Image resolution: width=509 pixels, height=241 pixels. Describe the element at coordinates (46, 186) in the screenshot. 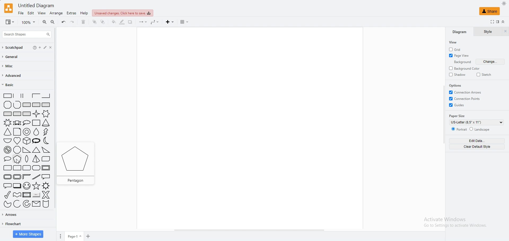

I see `sun` at that location.